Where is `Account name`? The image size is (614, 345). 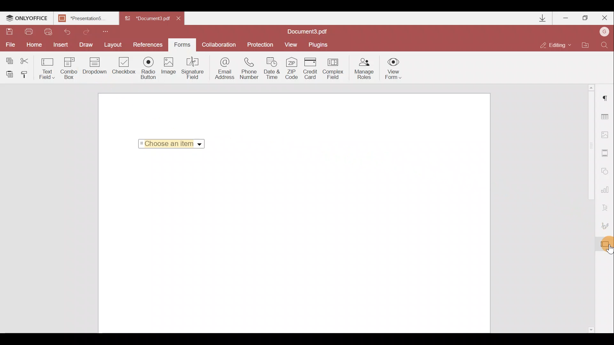
Account name is located at coordinates (604, 31).